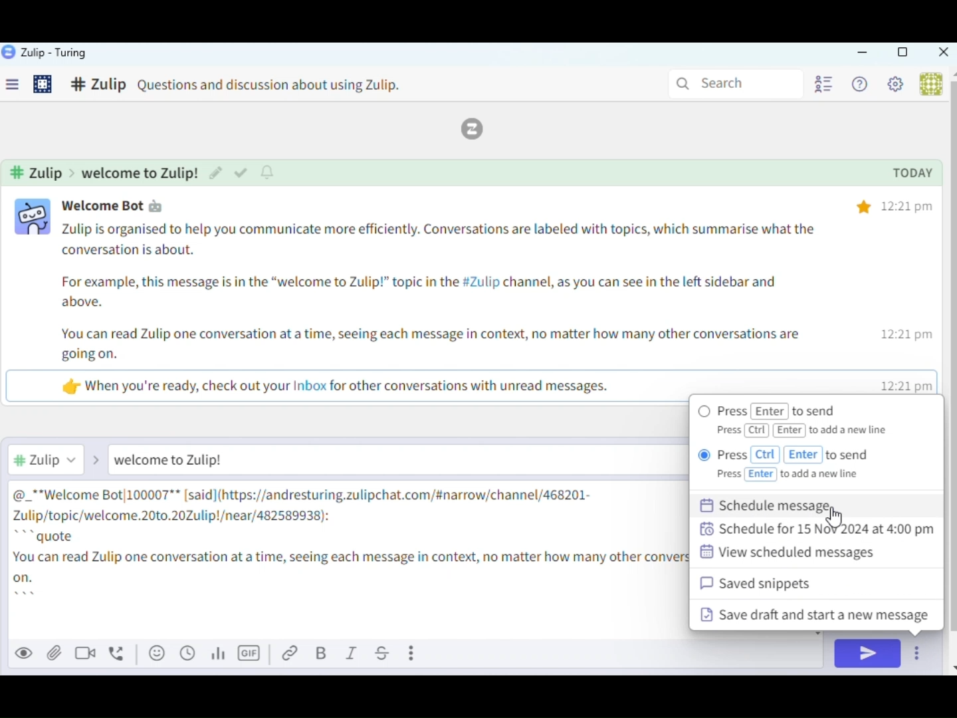 This screenshot has height=718, width=957. I want to click on Schedule for 15 Nov 2024 at 4:00PM, so click(819, 531).